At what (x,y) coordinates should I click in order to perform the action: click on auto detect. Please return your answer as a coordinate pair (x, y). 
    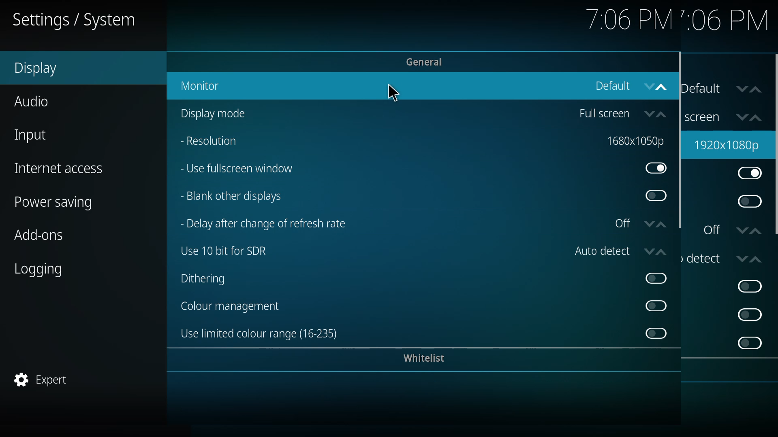
    Looking at the image, I should click on (613, 257).